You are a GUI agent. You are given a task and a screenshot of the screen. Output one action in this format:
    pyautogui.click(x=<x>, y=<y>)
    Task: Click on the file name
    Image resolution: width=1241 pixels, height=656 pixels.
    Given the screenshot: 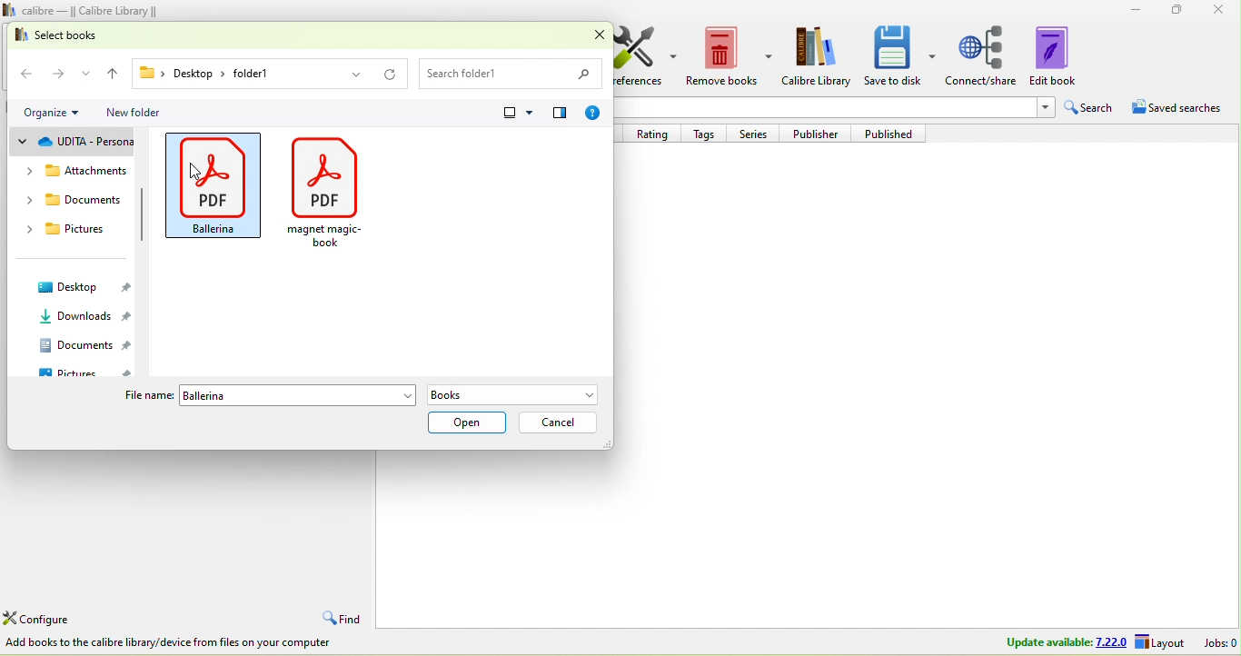 What is the action you would take?
    pyautogui.click(x=144, y=394)
    